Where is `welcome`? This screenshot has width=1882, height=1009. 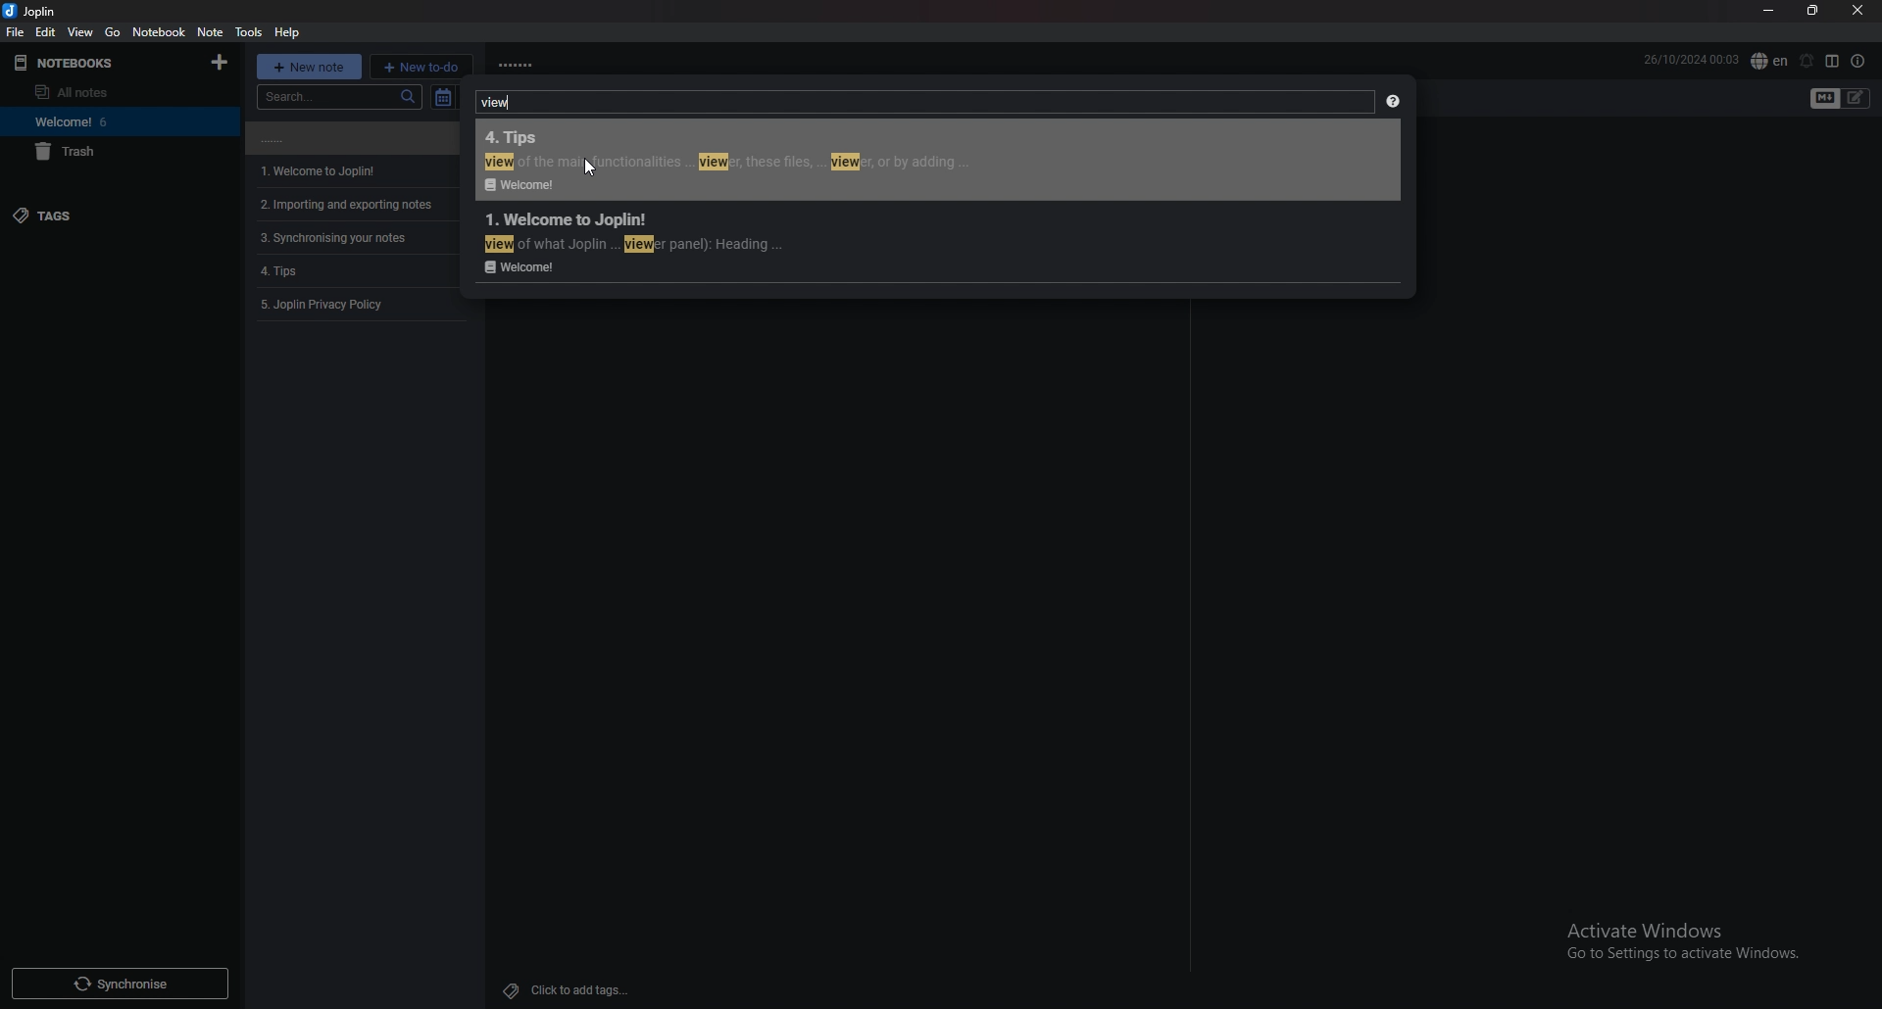
welcome is located at coordinates (50, 120).